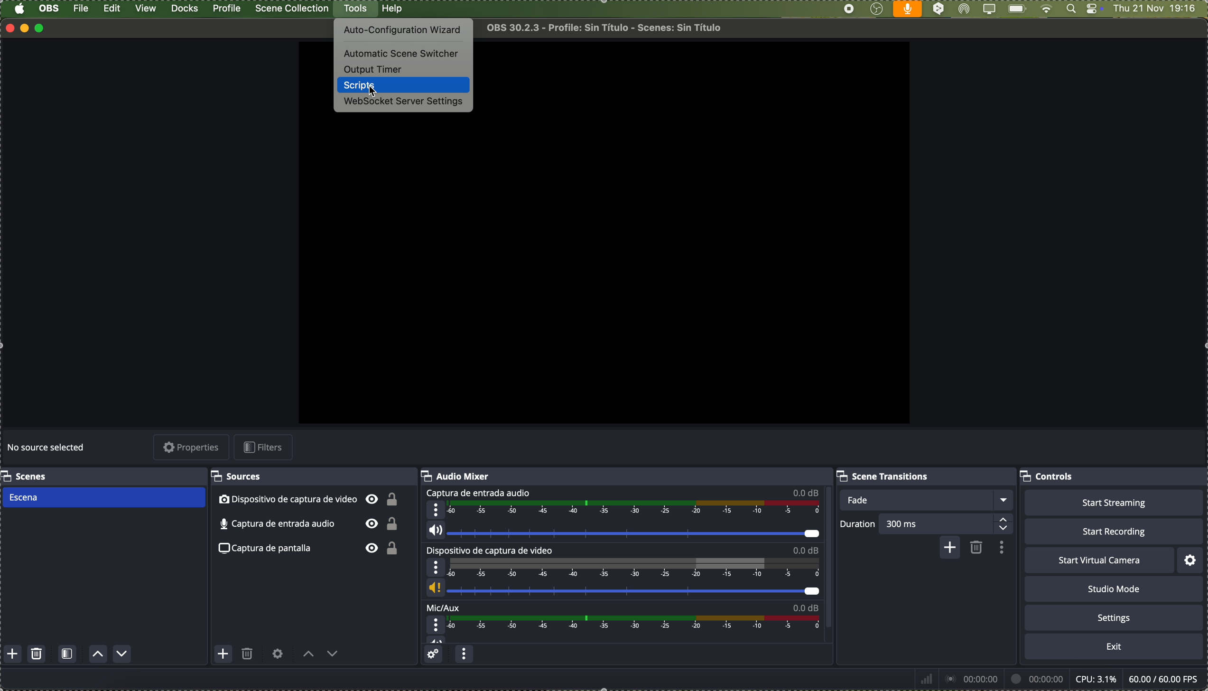  What do you see at coordinates (927, 500) in the screenshot?
I see `fade` at bounding box center [927, 500].